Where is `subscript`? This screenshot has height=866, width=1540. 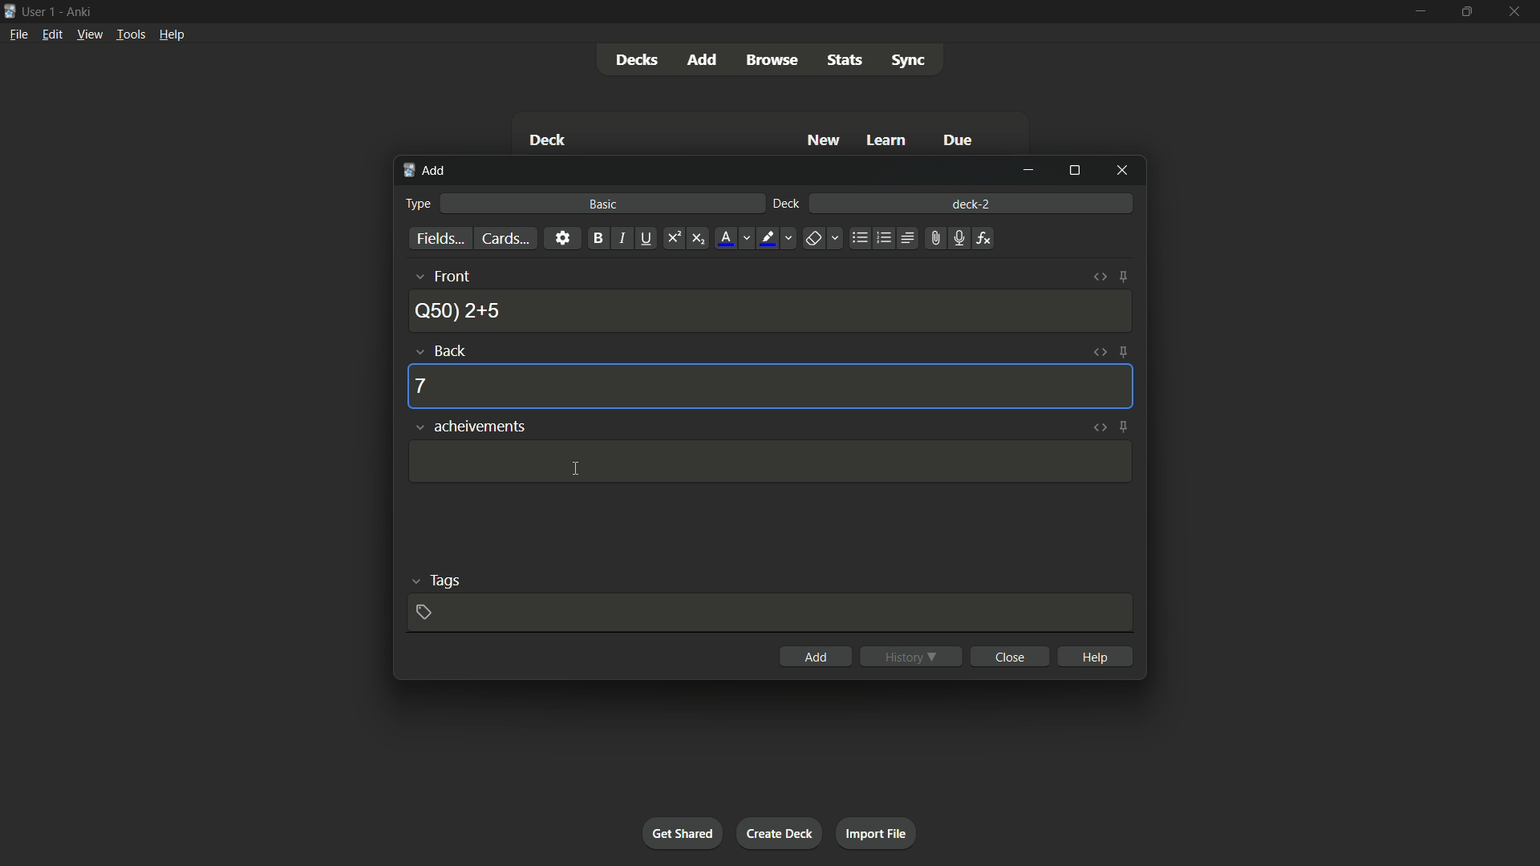 subscript is located at coordinates (699, 238).